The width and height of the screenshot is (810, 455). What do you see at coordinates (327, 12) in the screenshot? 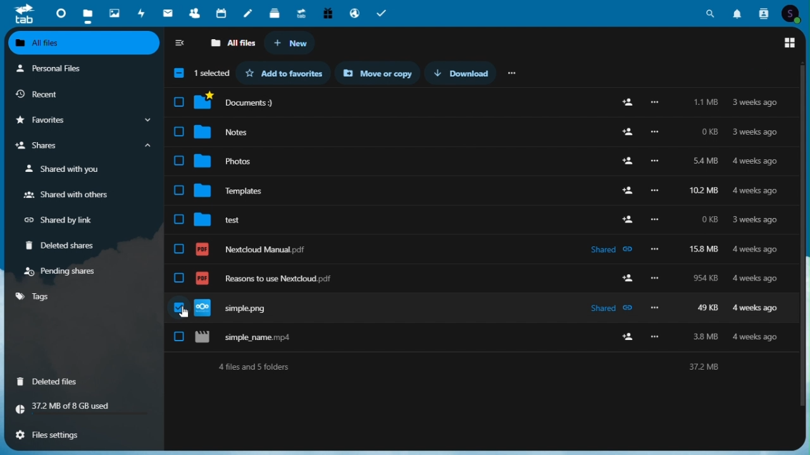
I see `free trial` at bounding box center [327, 12].